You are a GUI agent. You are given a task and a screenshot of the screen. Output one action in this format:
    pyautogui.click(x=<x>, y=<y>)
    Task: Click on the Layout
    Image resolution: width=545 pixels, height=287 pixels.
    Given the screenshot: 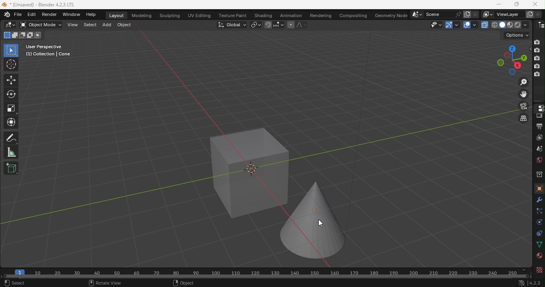 What is the action you would take?
    pyautogui.click(x=117, y=16)
    